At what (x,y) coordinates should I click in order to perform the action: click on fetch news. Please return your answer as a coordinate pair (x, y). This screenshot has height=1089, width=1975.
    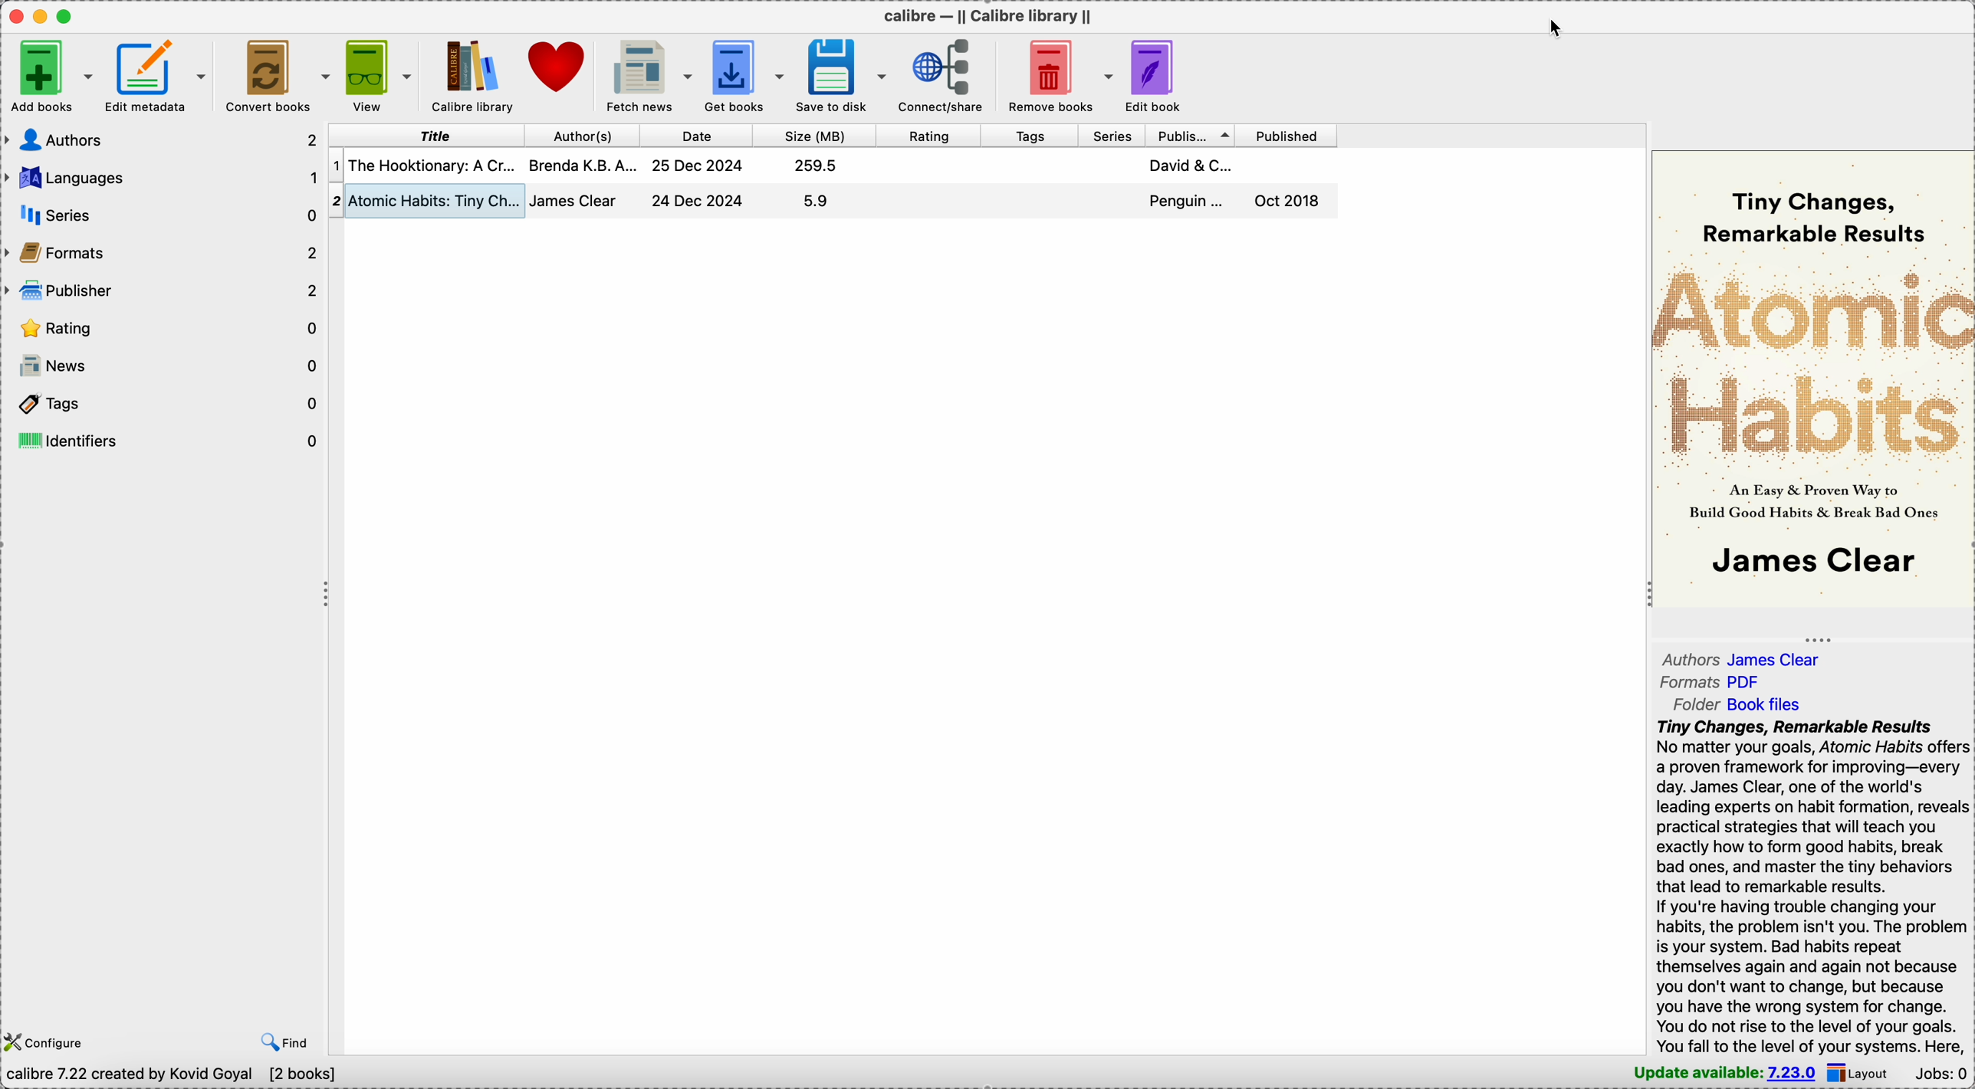
    Looking at the image, I should click on (647, 74).